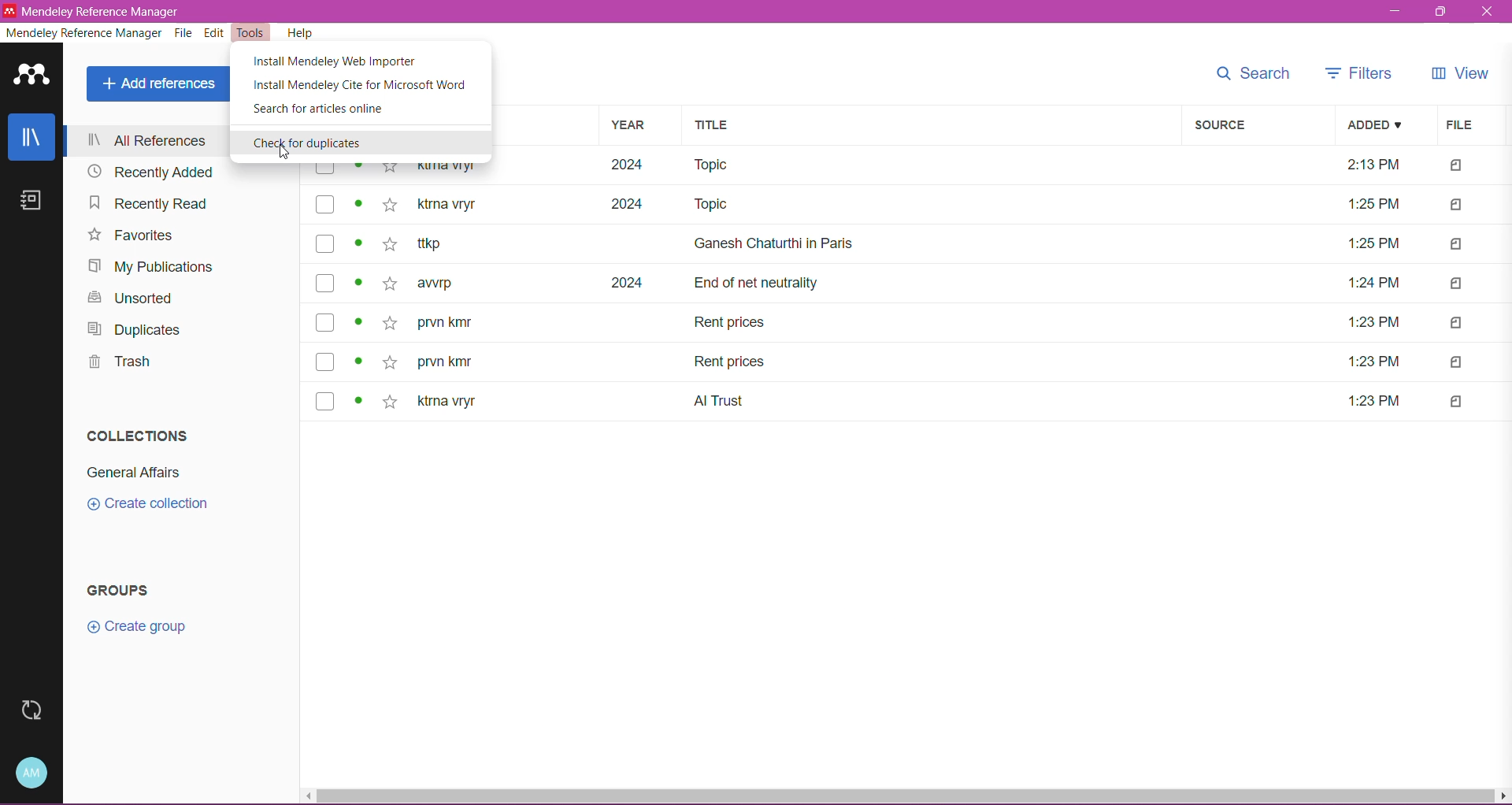 This screenshot has width=1512, height=805. What do you see at coordinates (391, 327) in the screenshot?
I see `favourite` at bounding box center [391, 327].